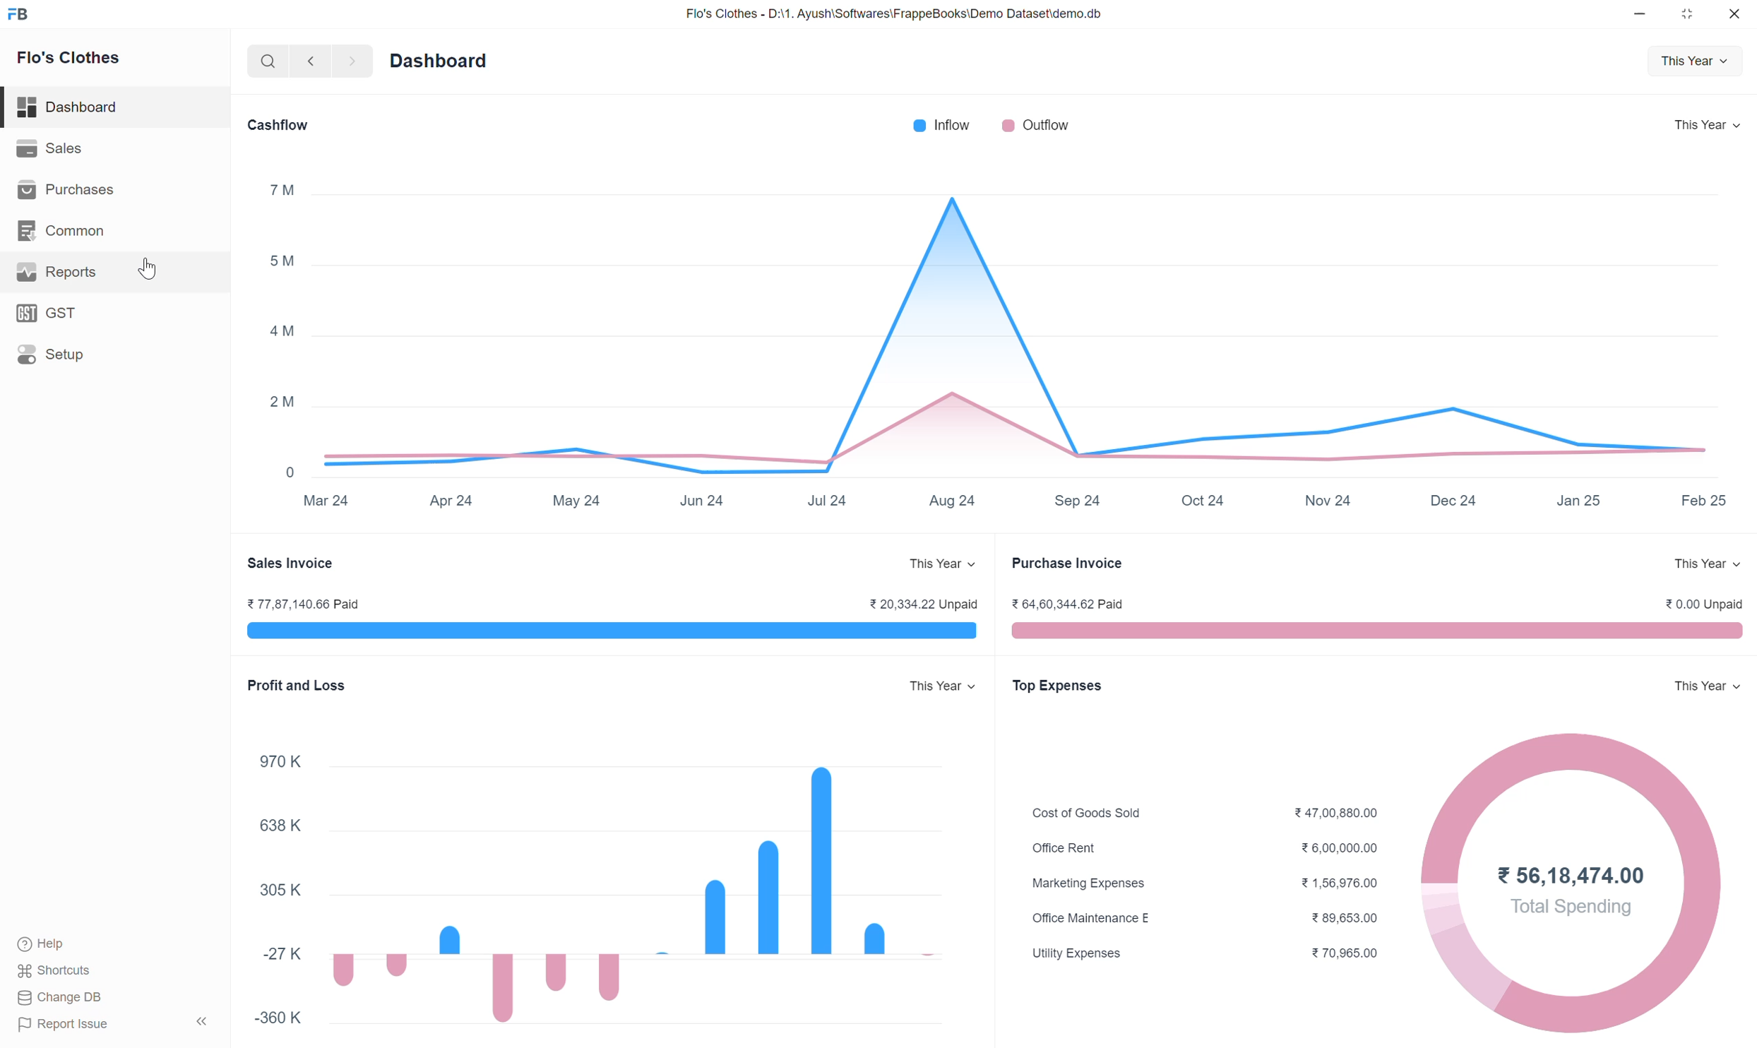  What do you see at coordinates (206, 1020) in the screenshot?
I see `close panel` at bounding box center [206, 1020].